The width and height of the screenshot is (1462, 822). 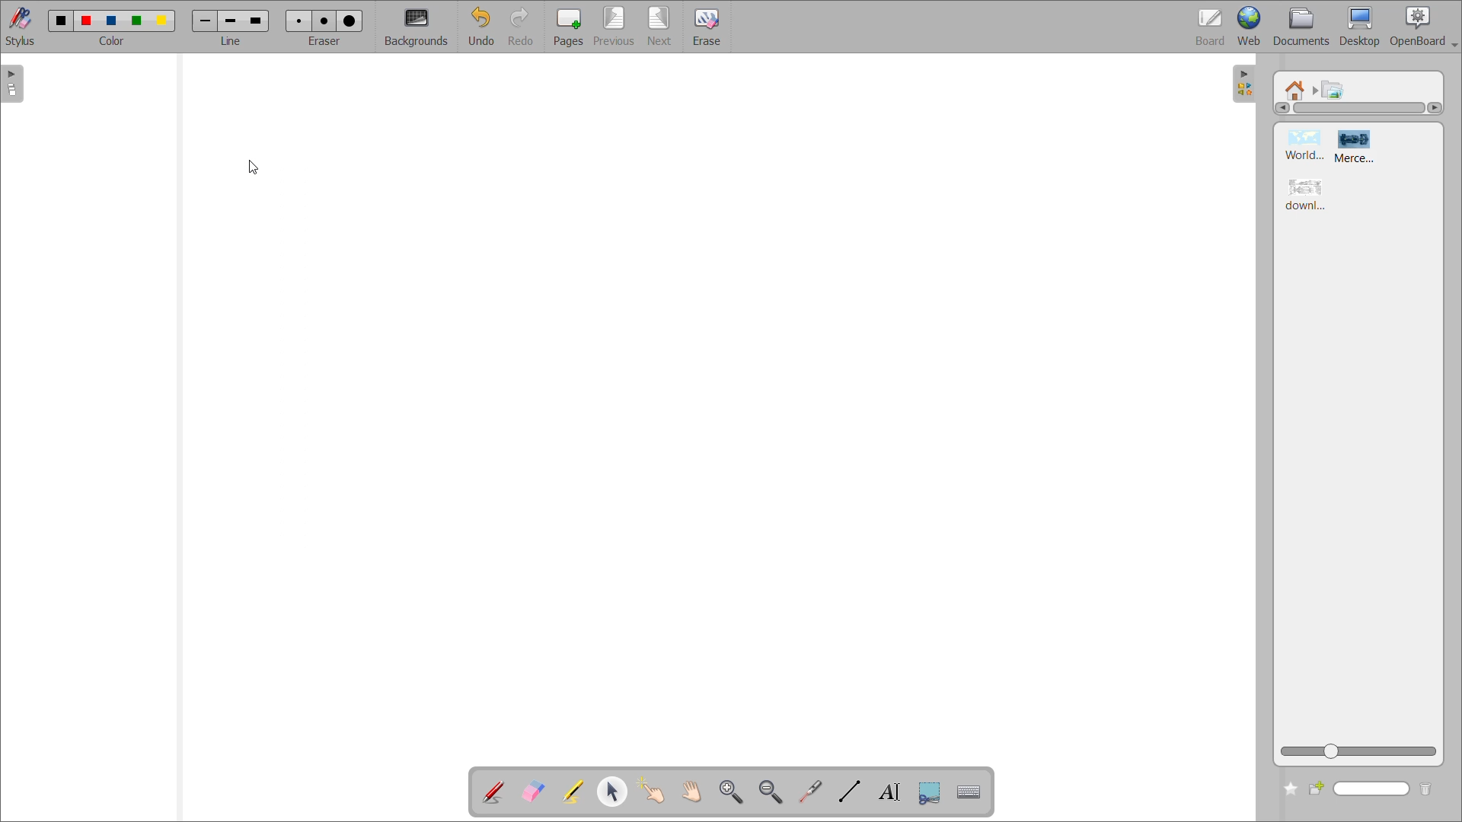 What do you see at coordinates (1360, 107) in the screenshot?
I see `horizontal scroll bar` at bounding box center [1360, 107].